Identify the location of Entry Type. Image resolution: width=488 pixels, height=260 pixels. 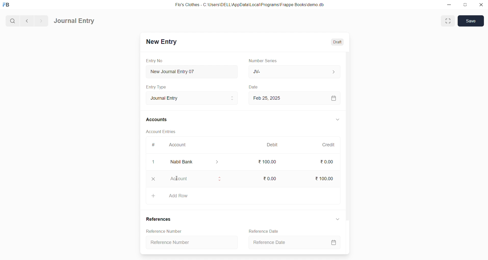
(157, 87).